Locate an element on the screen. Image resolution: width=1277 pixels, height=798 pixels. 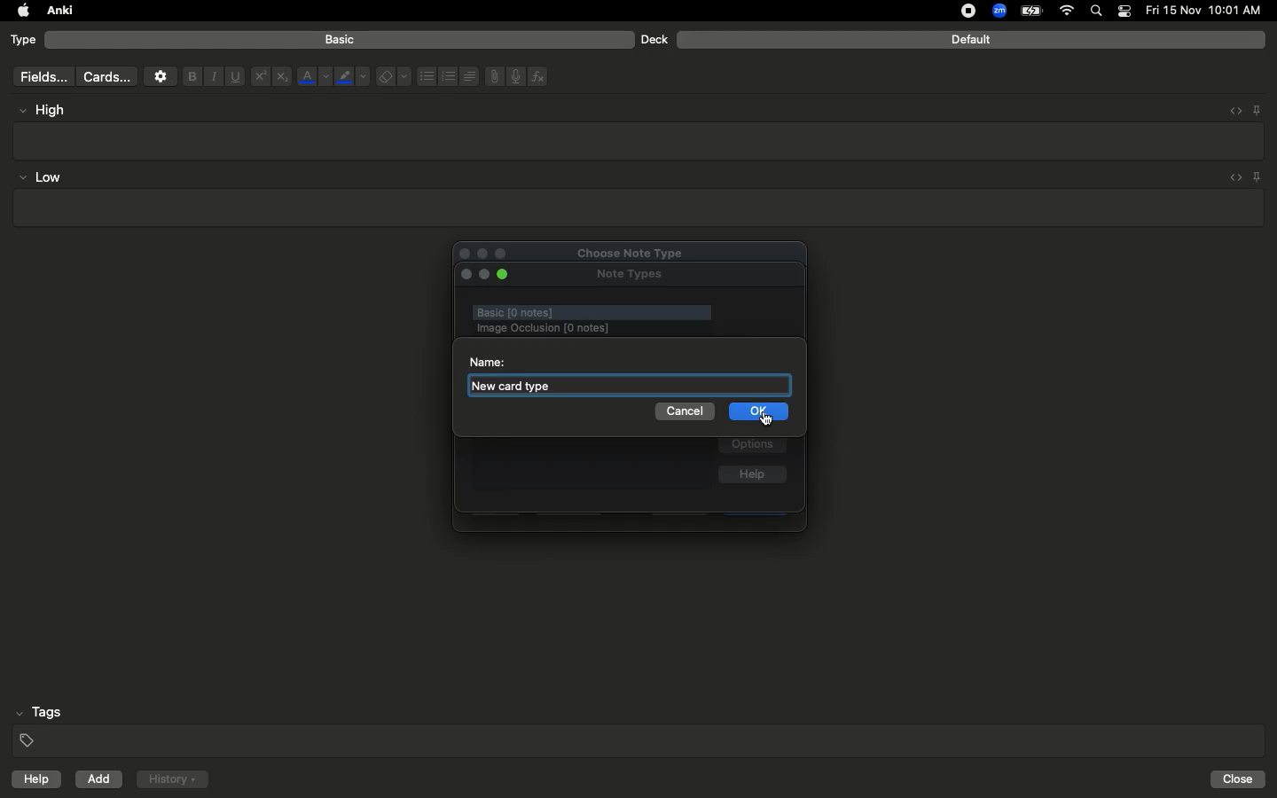
Note Types is located at coordinates (630, 276).